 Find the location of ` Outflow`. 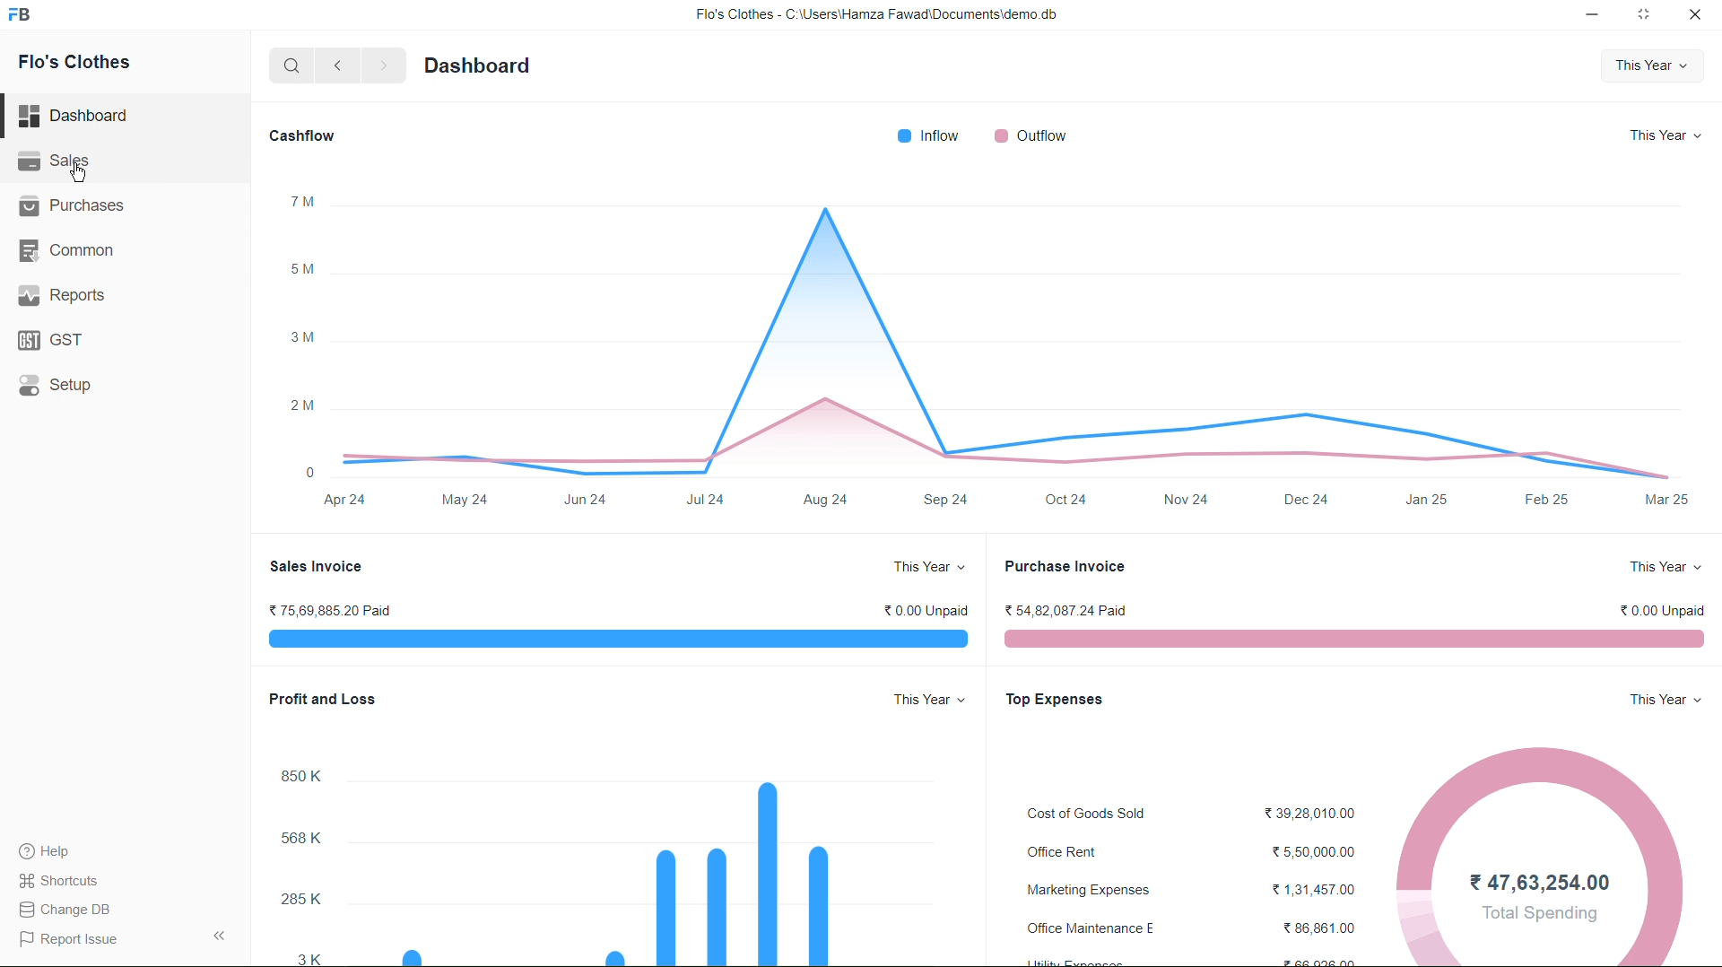

 Outflow is located at coordinates (1043, 135).